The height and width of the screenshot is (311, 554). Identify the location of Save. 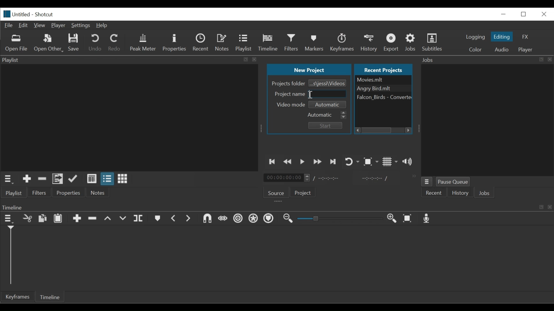
(74, 43).